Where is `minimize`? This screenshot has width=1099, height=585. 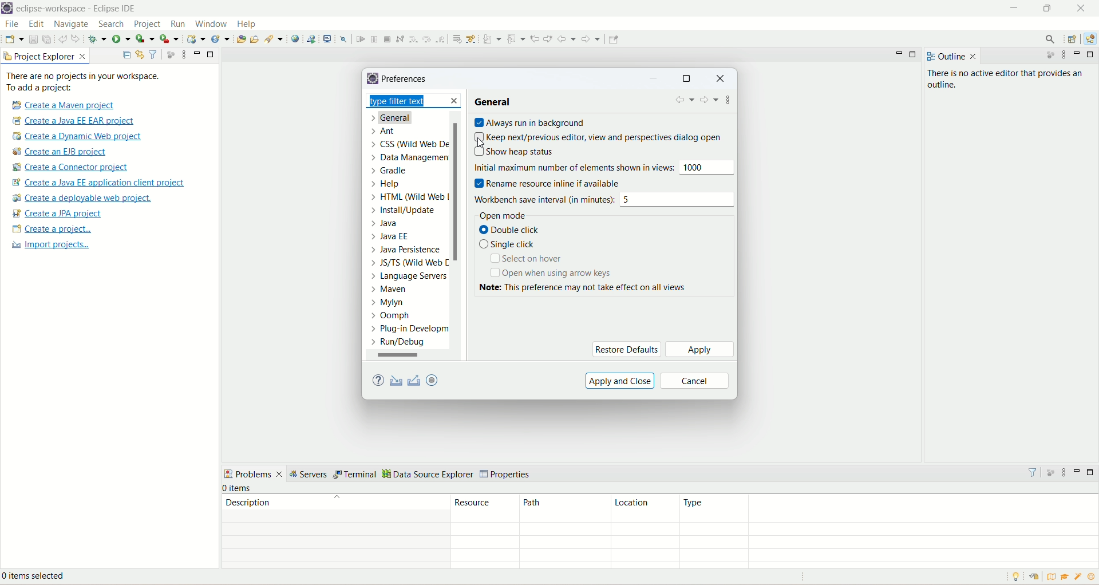 minimize is located at coordinates (655, 80).